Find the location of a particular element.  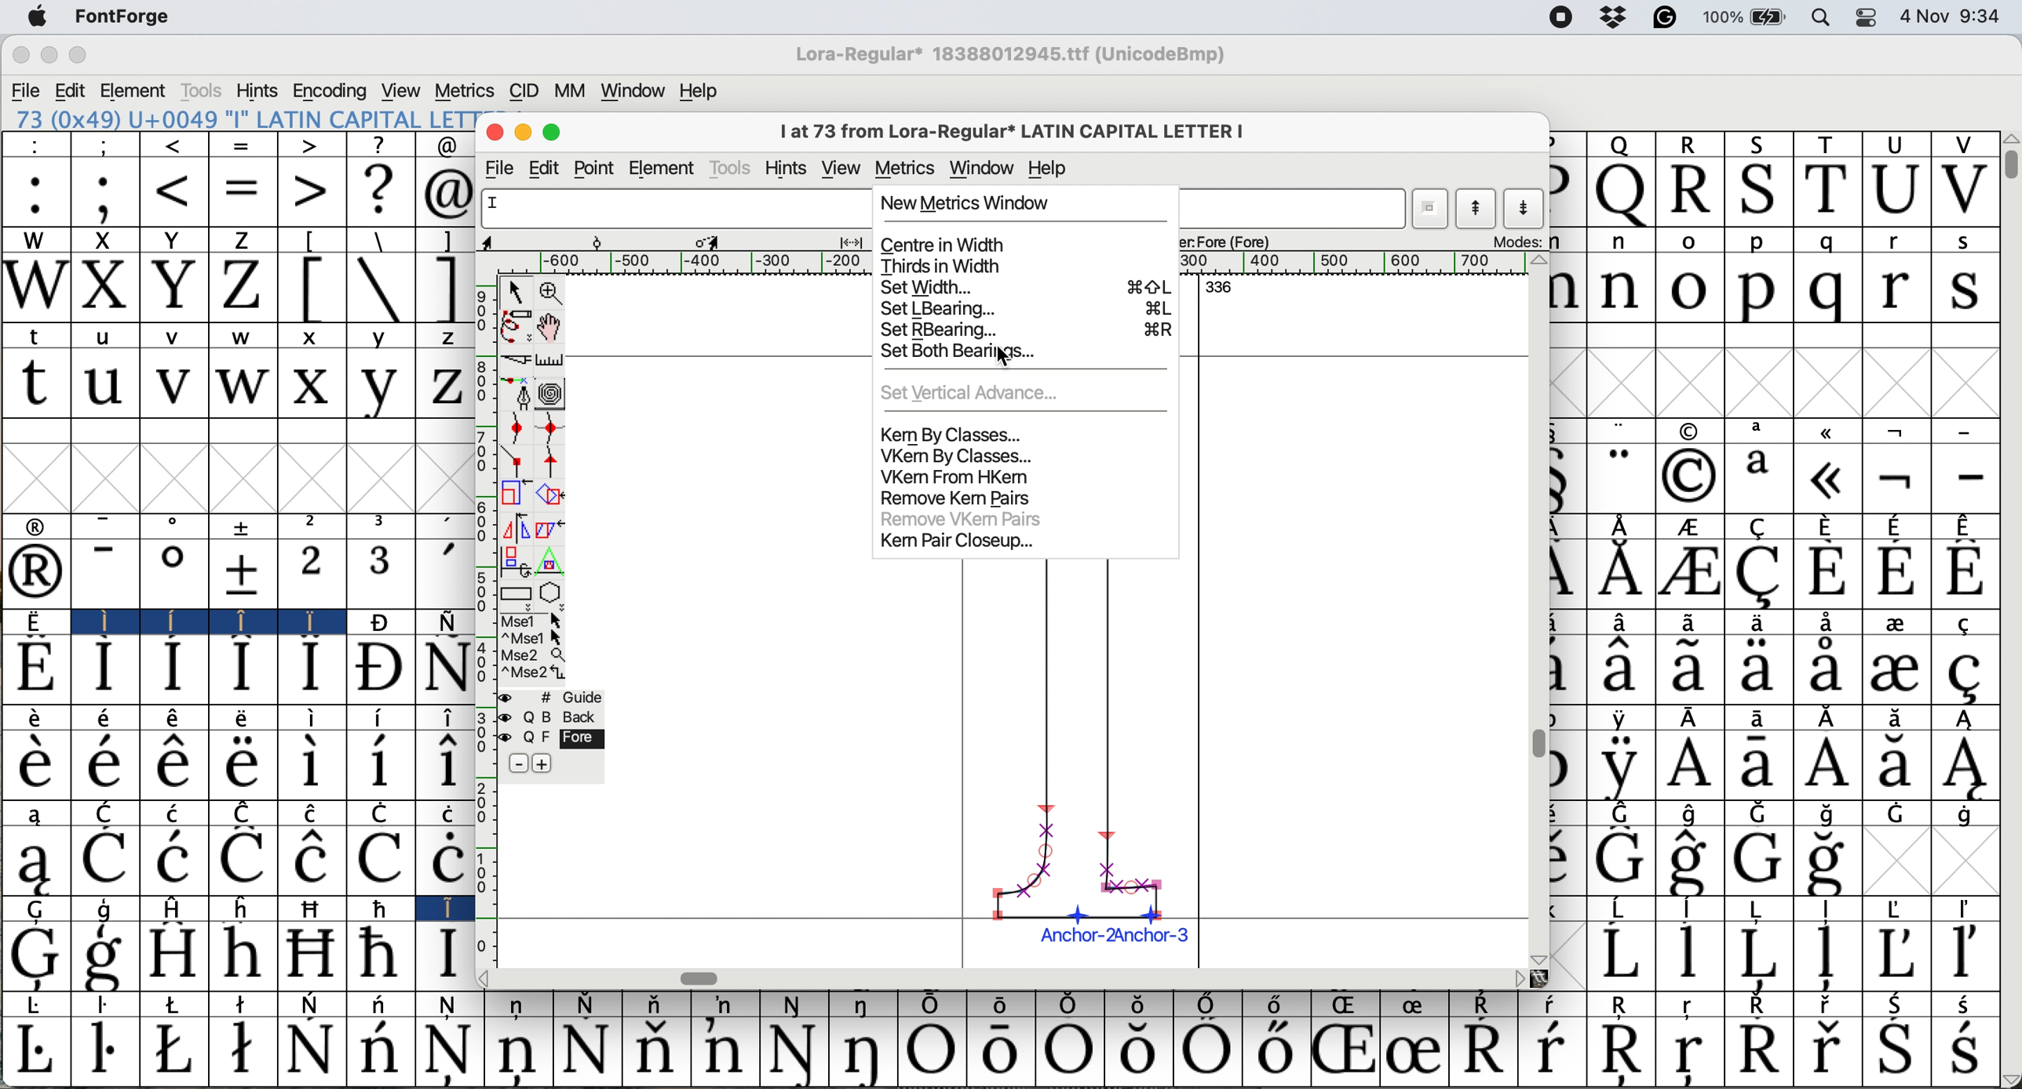

Symbol is located at coordinates (243, 669).